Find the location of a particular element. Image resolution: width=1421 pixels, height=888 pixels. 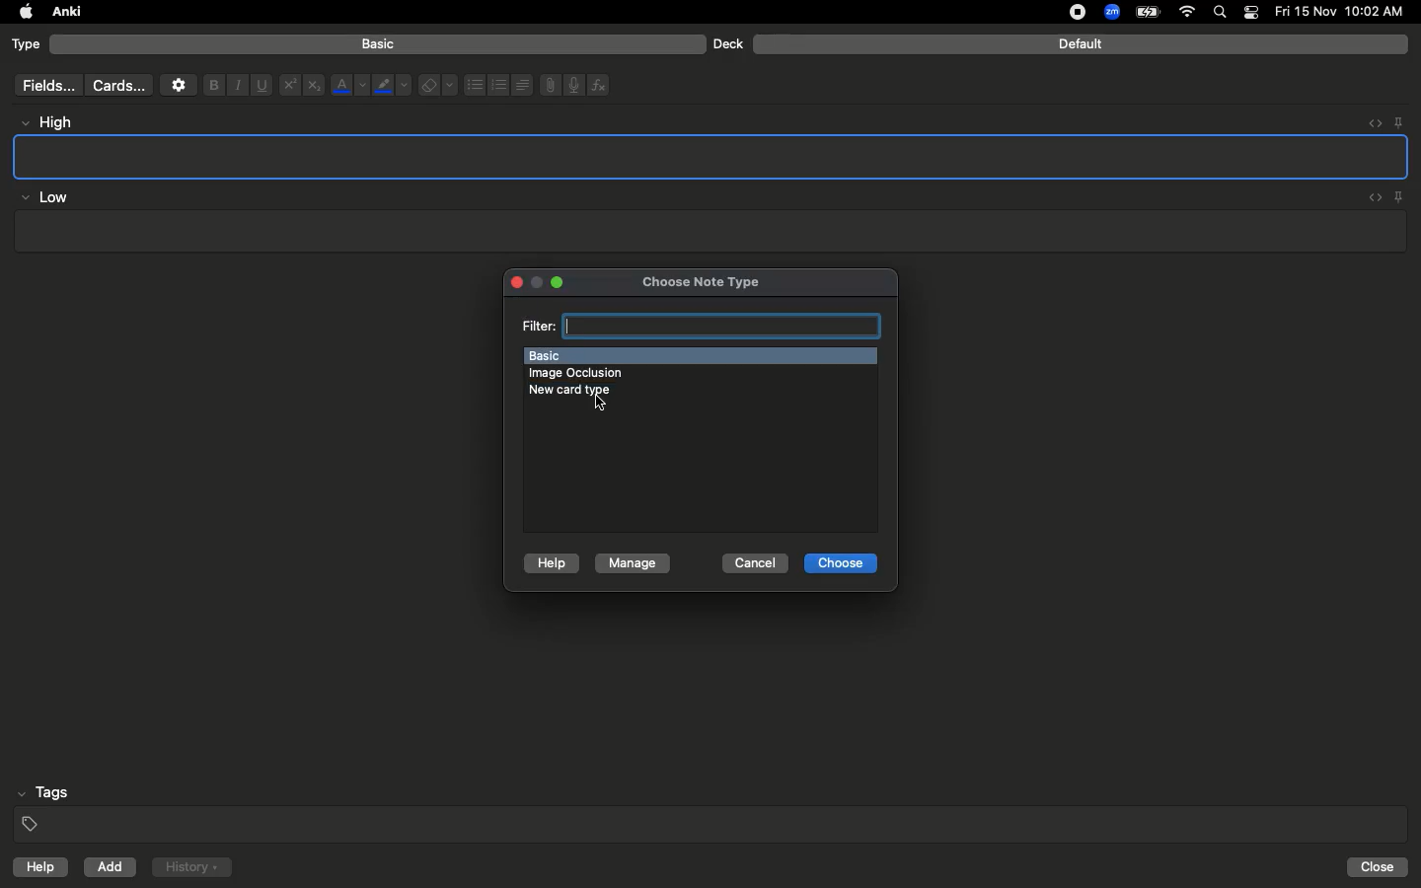

Close is located at coordinates (1381, 867).